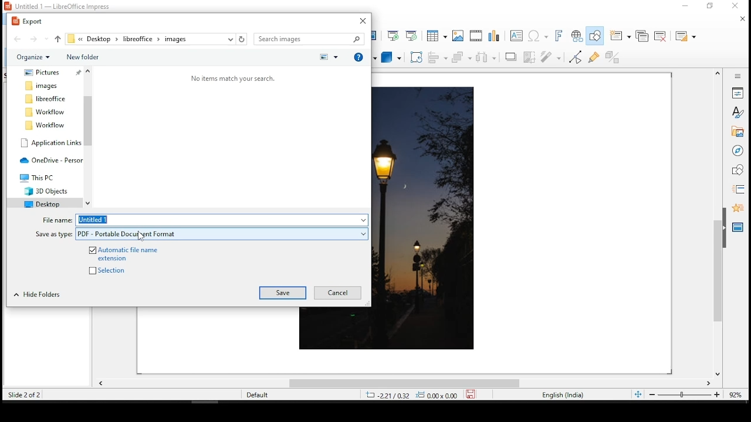 The width and height of the screenshot is (751, 422). Describe the element at coordinates (560, 35) in the screenshot. I see `fontwork text` at that location.